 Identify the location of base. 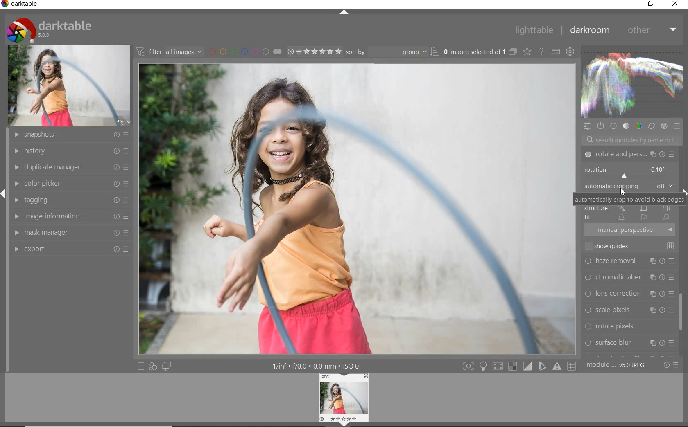
(613, 126).